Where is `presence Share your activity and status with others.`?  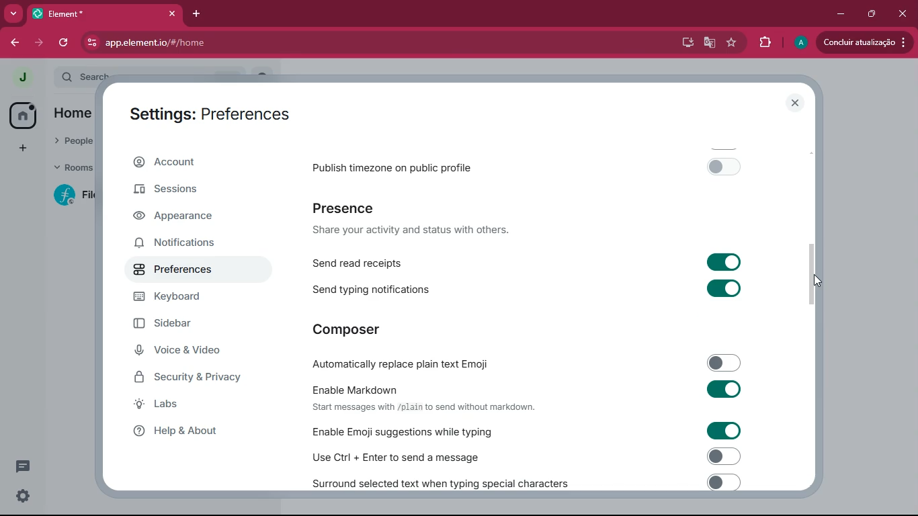
presence Share your activity and status with others. is located at coordinates (419, 219).